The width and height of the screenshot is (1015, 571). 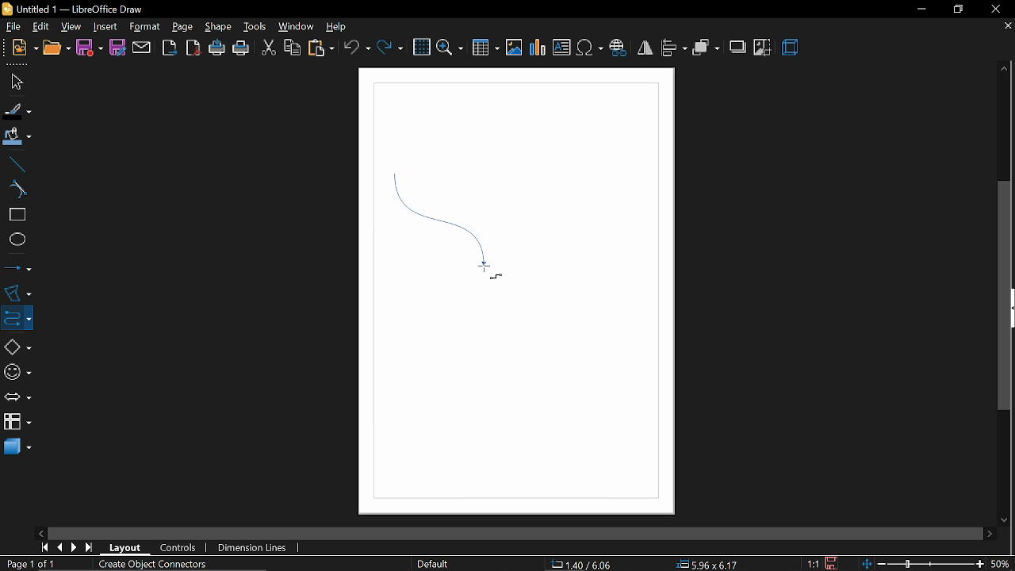 What do you see at coordinates (1007, 29) in the screenshot?
I see `close current tab` at bounding box center [1007, 29].